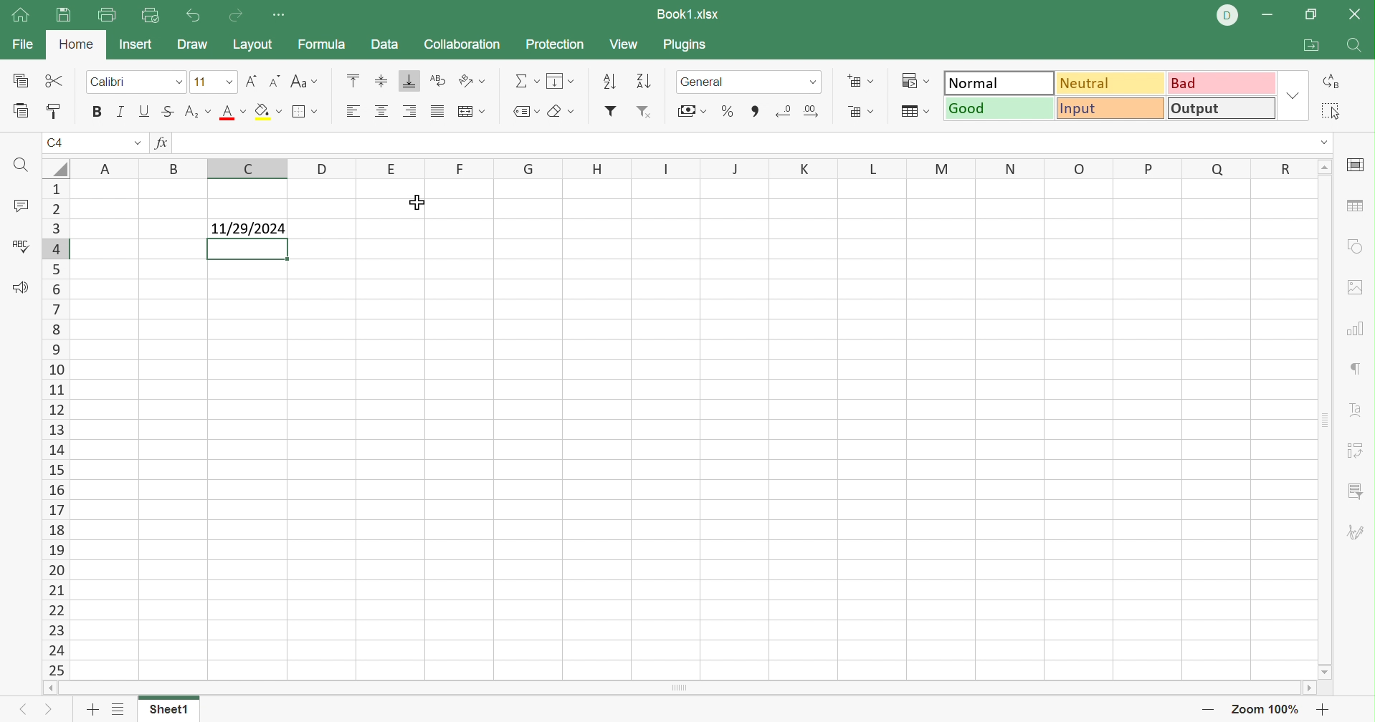  Describe the element at coordinates (1355, 330) in the screenshot. I see `Chart settings` at that location.